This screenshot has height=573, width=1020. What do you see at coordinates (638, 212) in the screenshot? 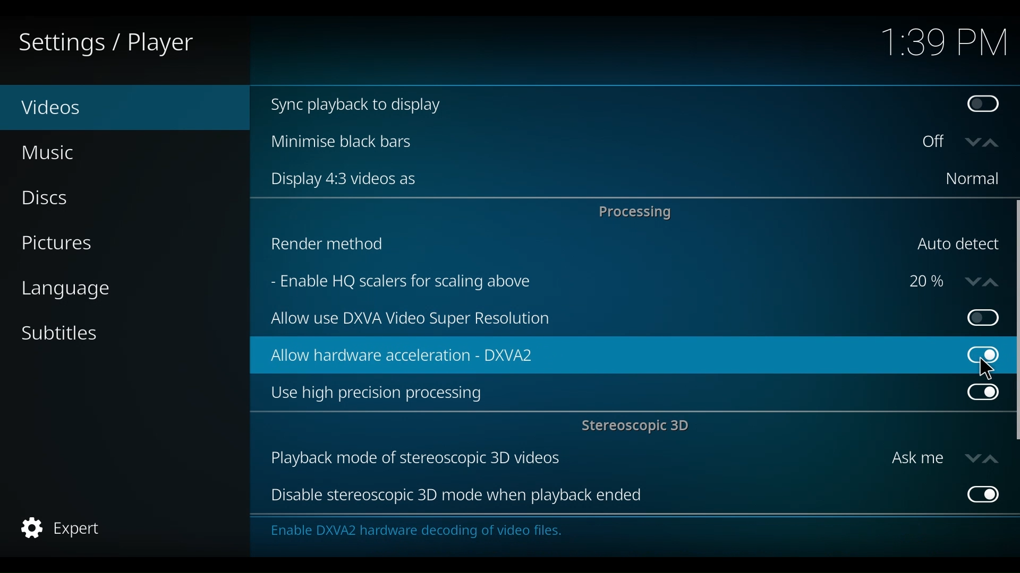
I see `Processing` at bounding box center [638, 212].